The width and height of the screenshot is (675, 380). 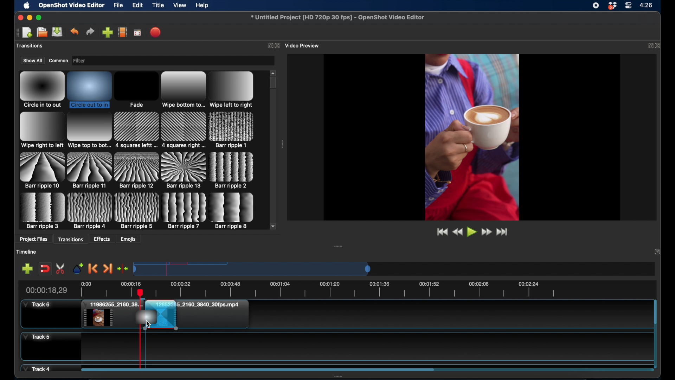 I want to click on drag handle, so click(x=283, y=144).